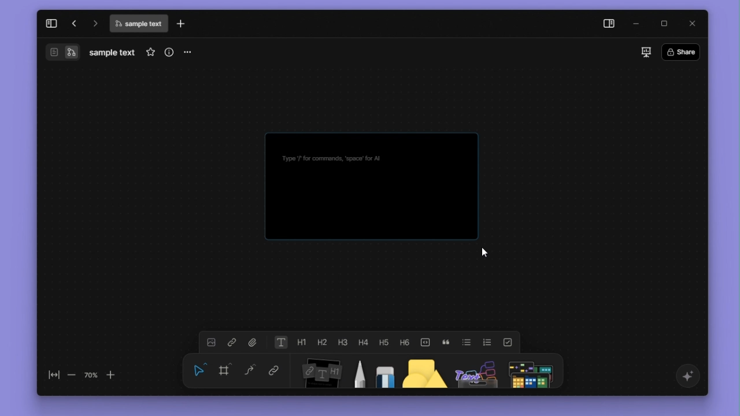 This screenshot has height=416, width=740. What do you see at coordinates (686, 376) in the screenshot?
I see `affine ai` at bounding box center [686, 376].